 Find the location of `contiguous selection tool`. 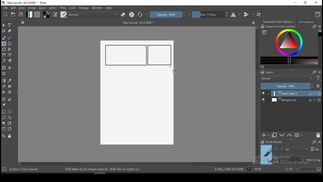

contiguous selection tool is located at coordinates (4, 124).